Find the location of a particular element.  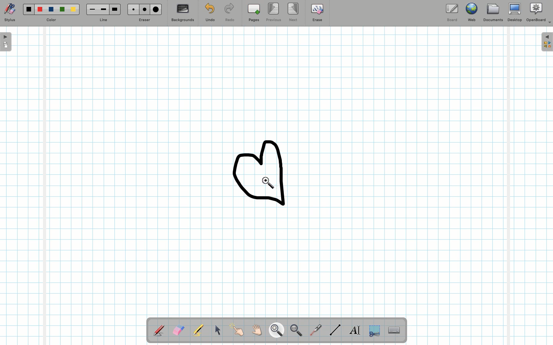

Textbox is located at coordinates (354, 330).